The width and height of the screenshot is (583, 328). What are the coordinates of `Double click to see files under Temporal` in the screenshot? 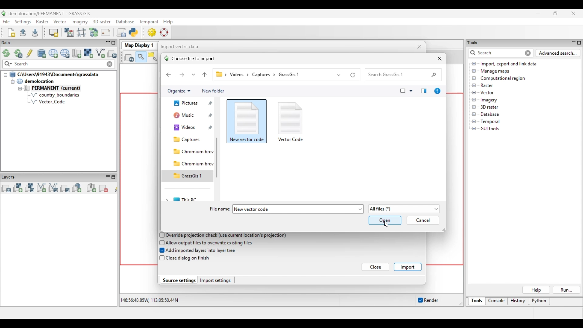 It's located at (490, 122).